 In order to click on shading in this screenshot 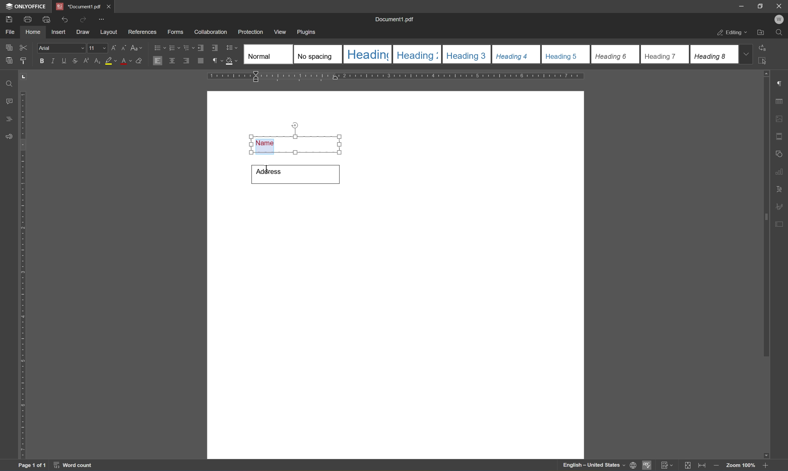, I will do `click(232, 62)`.